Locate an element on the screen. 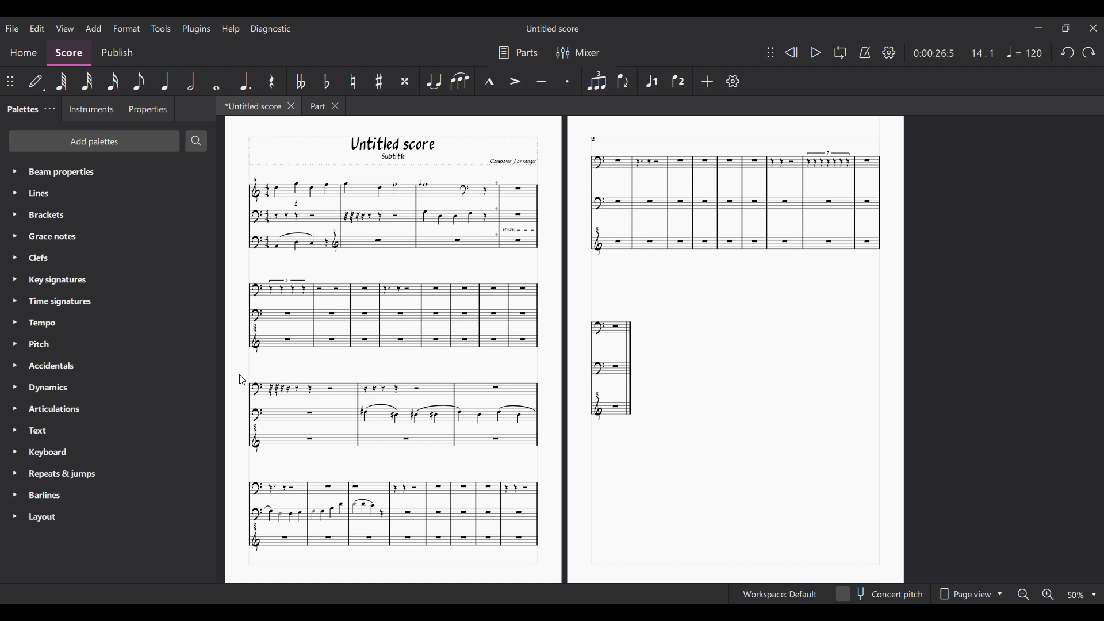 The height and width of the screenshot is (621, 1104). *Untitled score is located at coordinates (248, 105).